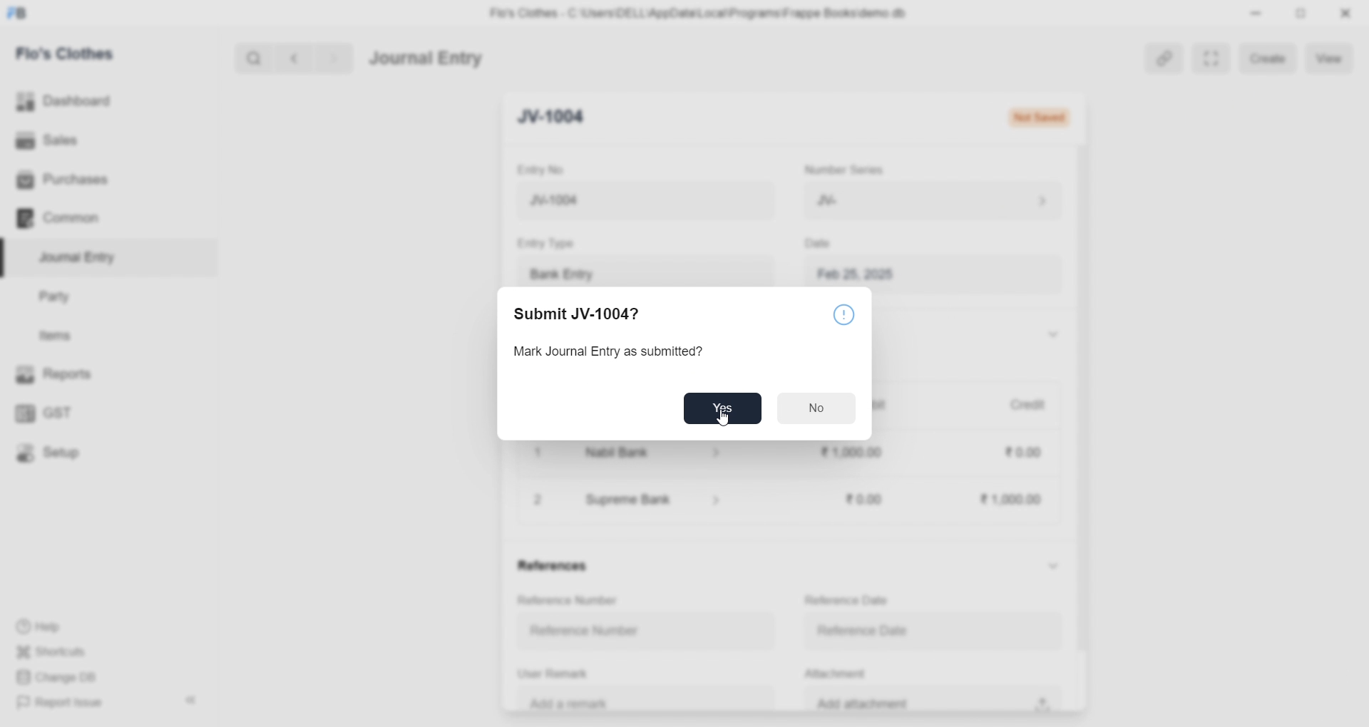 The image size is (1369, 727). What do you see at coordinates (722, 408) in the screenshot?
I see `Yes` at bounding box center [722, 408].